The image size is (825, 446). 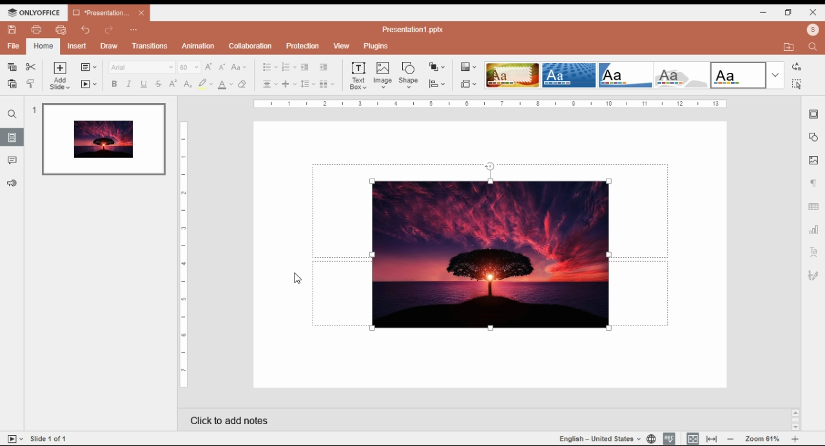 I want to click on arrange shapes, so click(x=438, y=68).